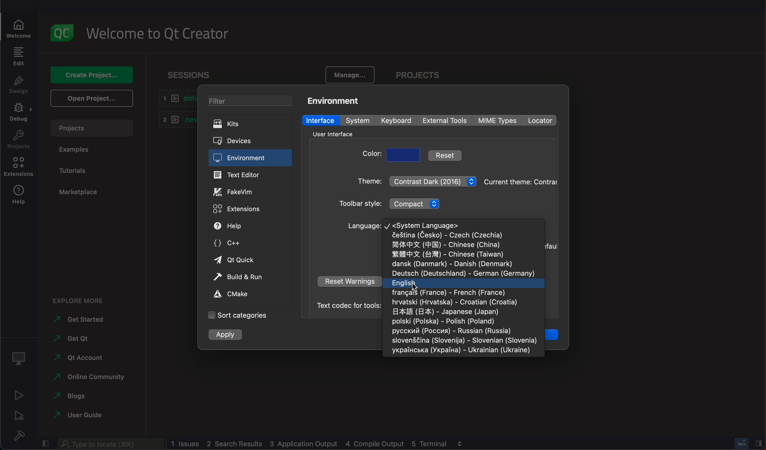 This screenshot has height=450, width=766. Describe the element at coordinates (244, 294) in the screenshot. I see `cmake` at that location.